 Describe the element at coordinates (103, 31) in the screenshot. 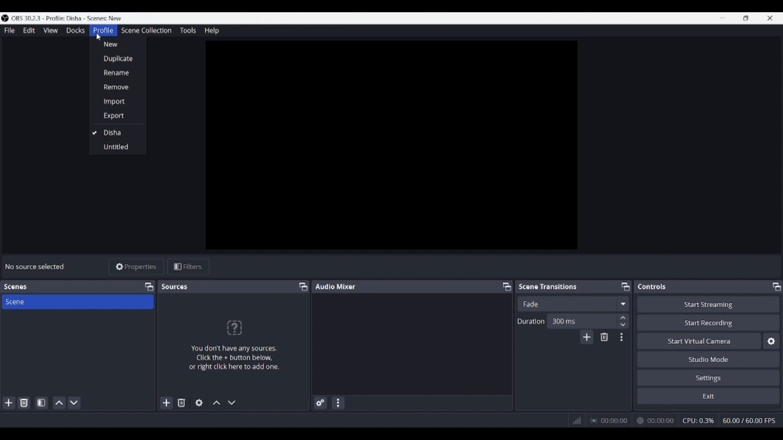

I see `Profile menu, highlighted by cursor` at that location.